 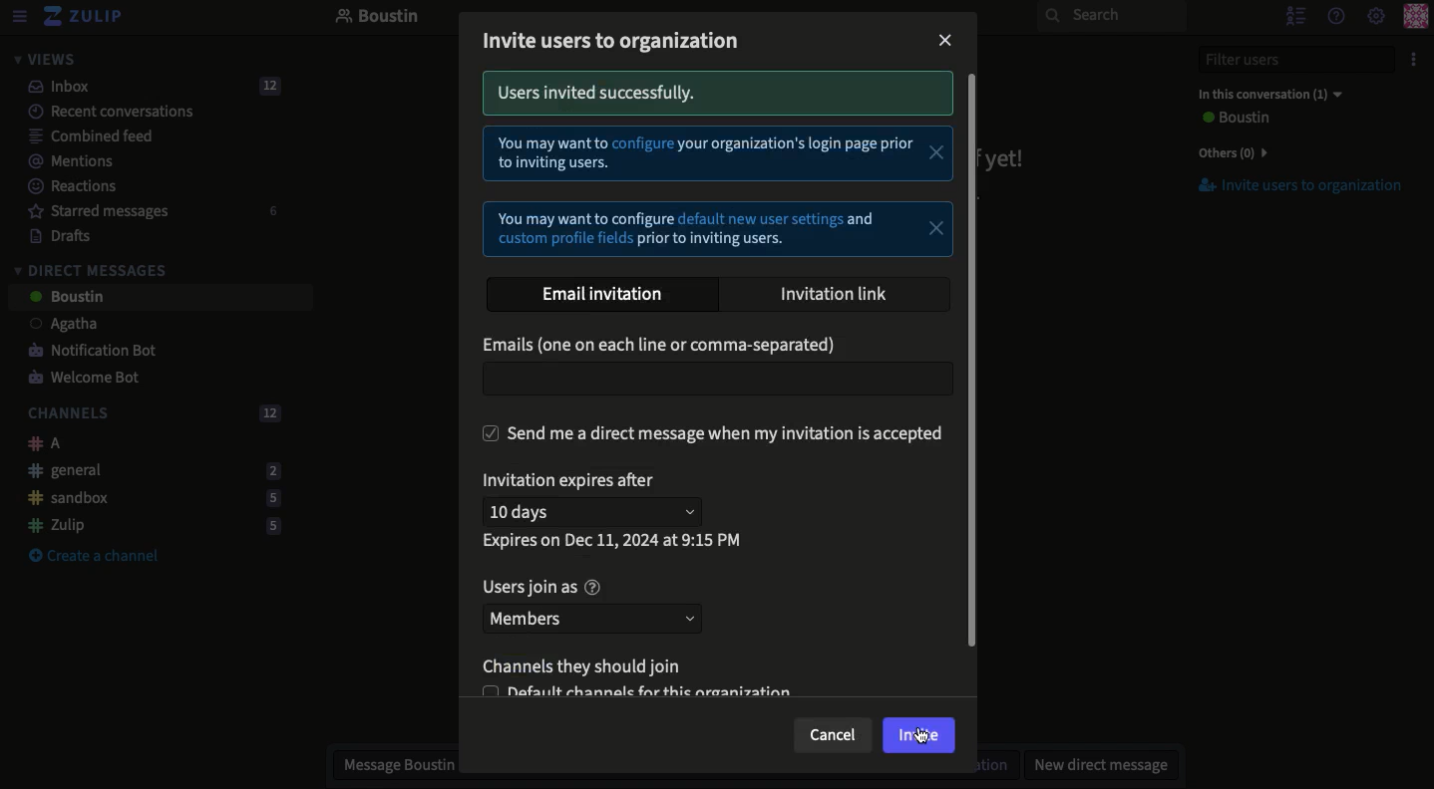 What do you see at coordinates (1376, 17) in the screenshot?
I see `Settings` at bounding box center [1376, 17].